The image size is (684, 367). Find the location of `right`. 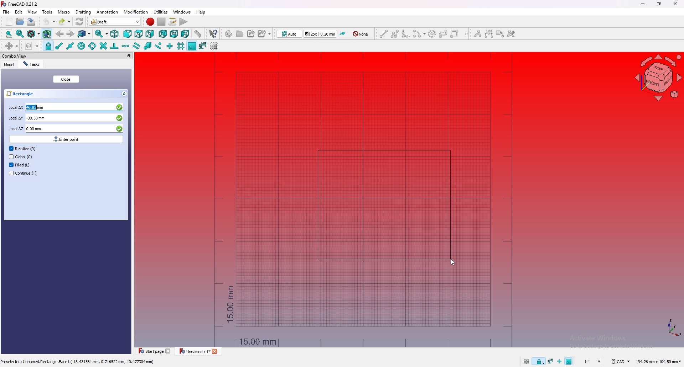

right is located at coordinates (150, 34).